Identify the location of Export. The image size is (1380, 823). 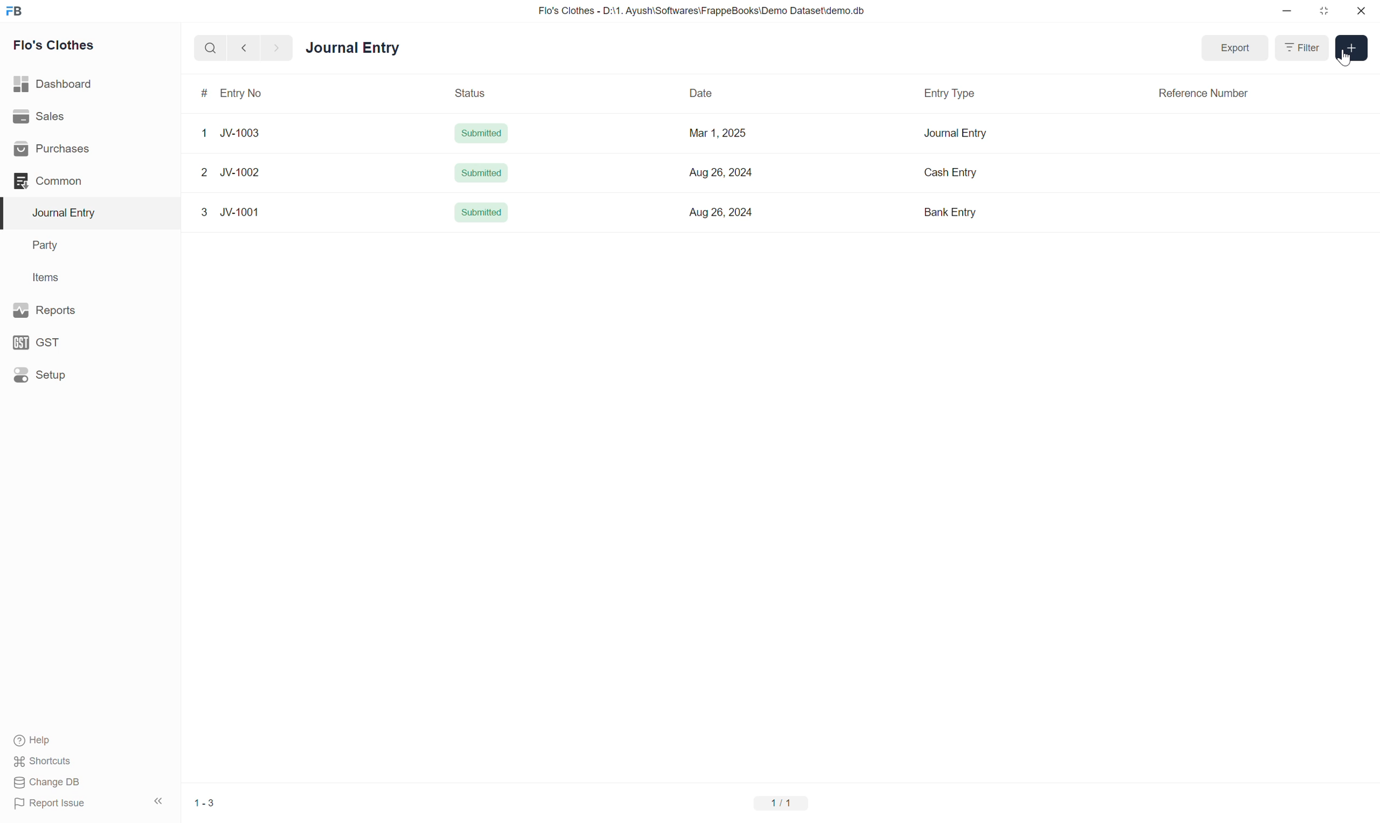
(1236, 48).